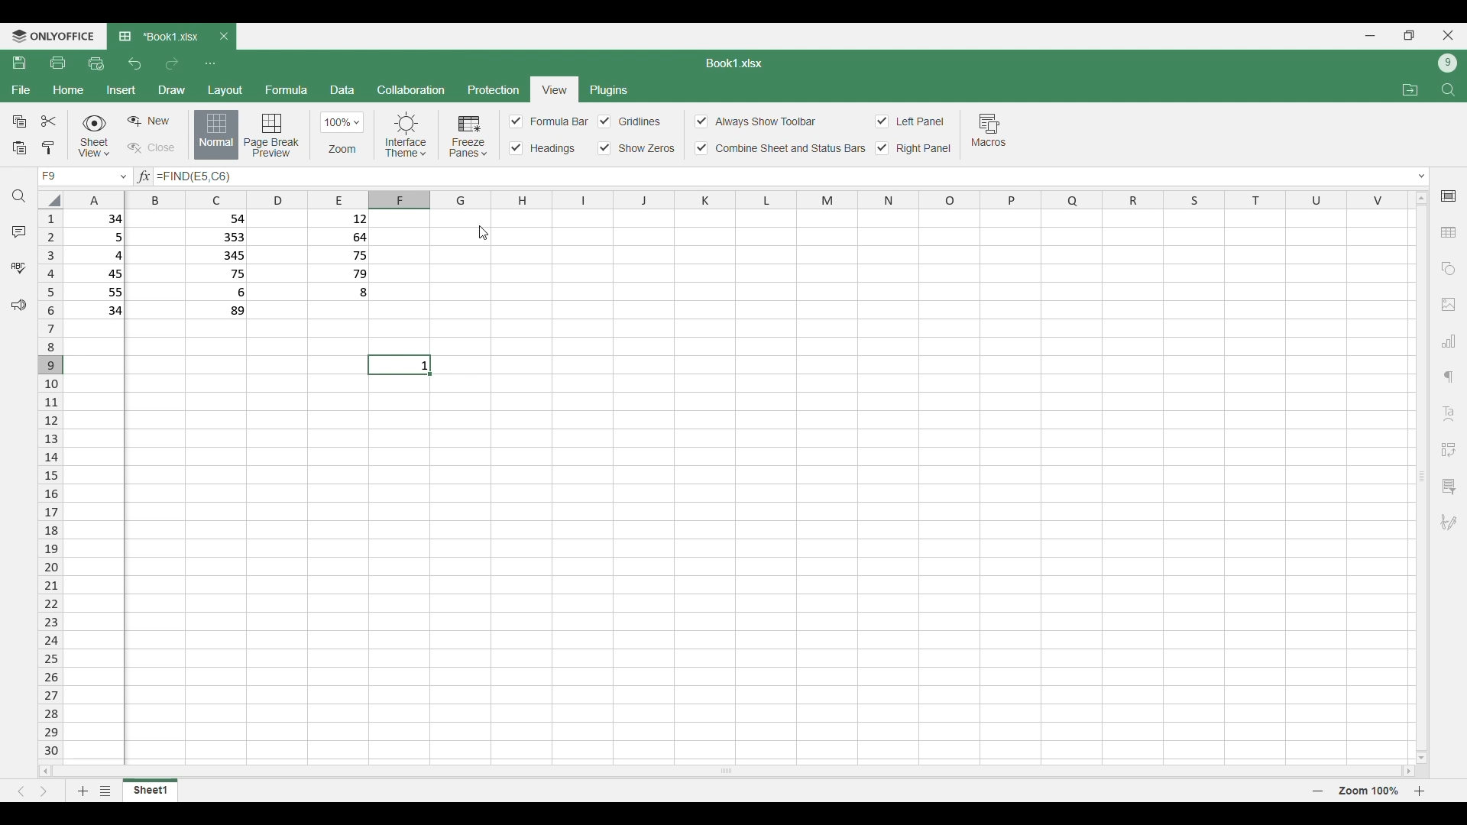  What do you see at coordinates (555, 87) in the screenshot?
I see `current selection: View menu` at bounding box center [555, 87].